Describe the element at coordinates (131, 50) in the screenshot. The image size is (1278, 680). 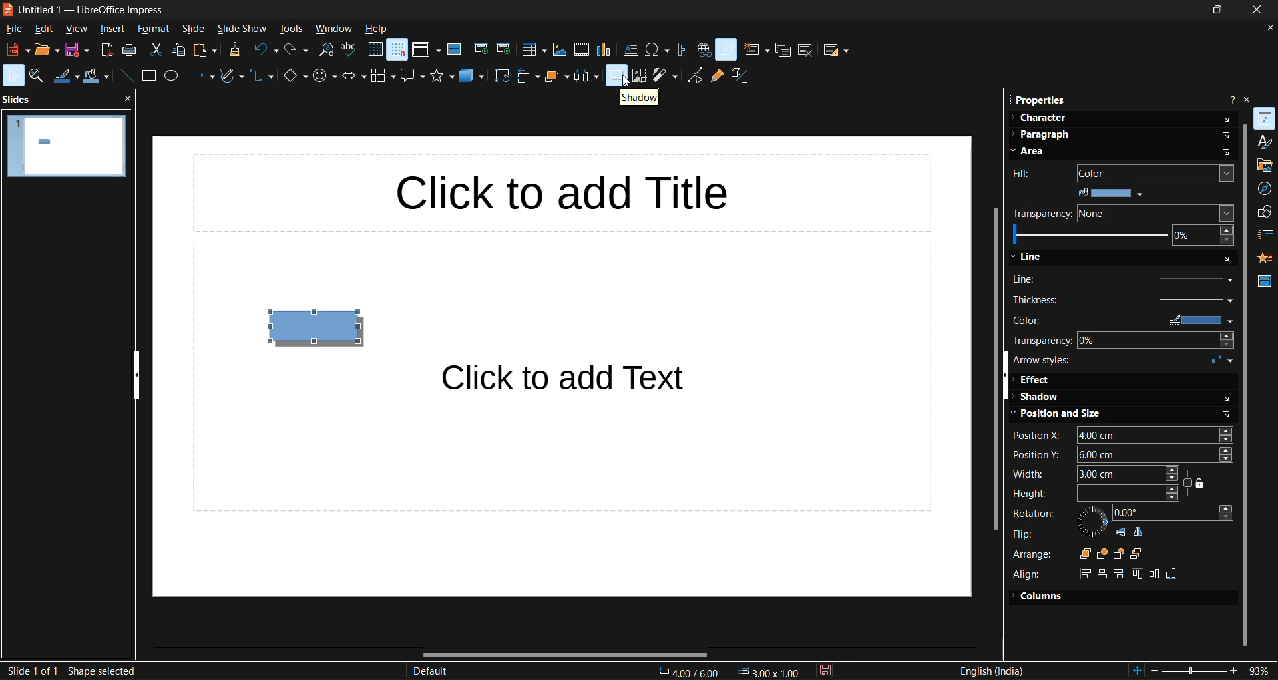
I see `print` at that location.